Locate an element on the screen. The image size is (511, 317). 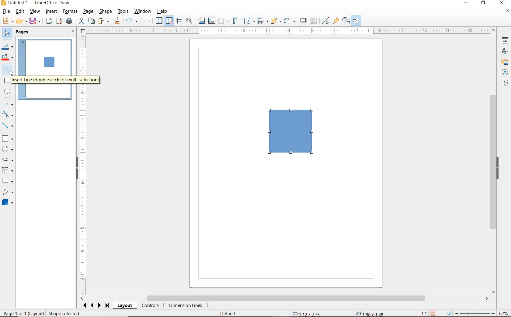
STYLES is located at coordinates (503, 51).